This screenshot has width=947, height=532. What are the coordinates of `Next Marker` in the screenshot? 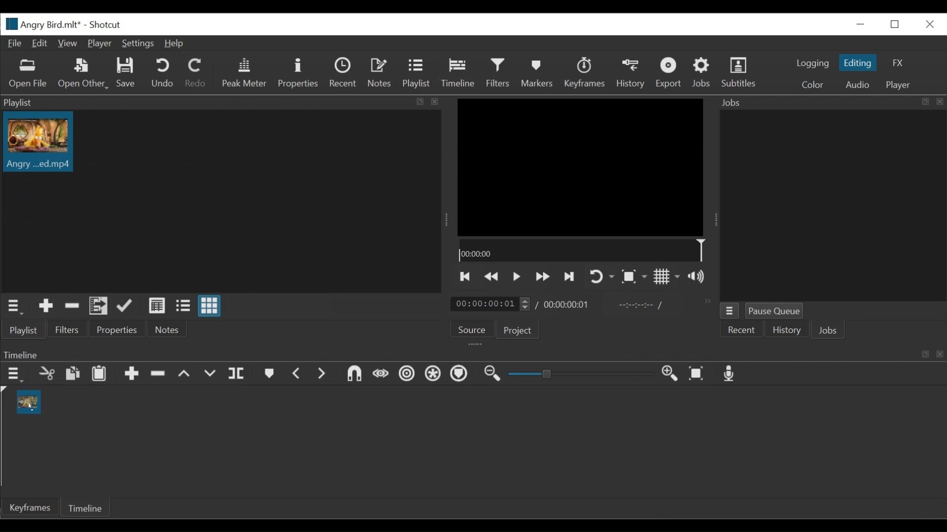 It's located at (324, 374).